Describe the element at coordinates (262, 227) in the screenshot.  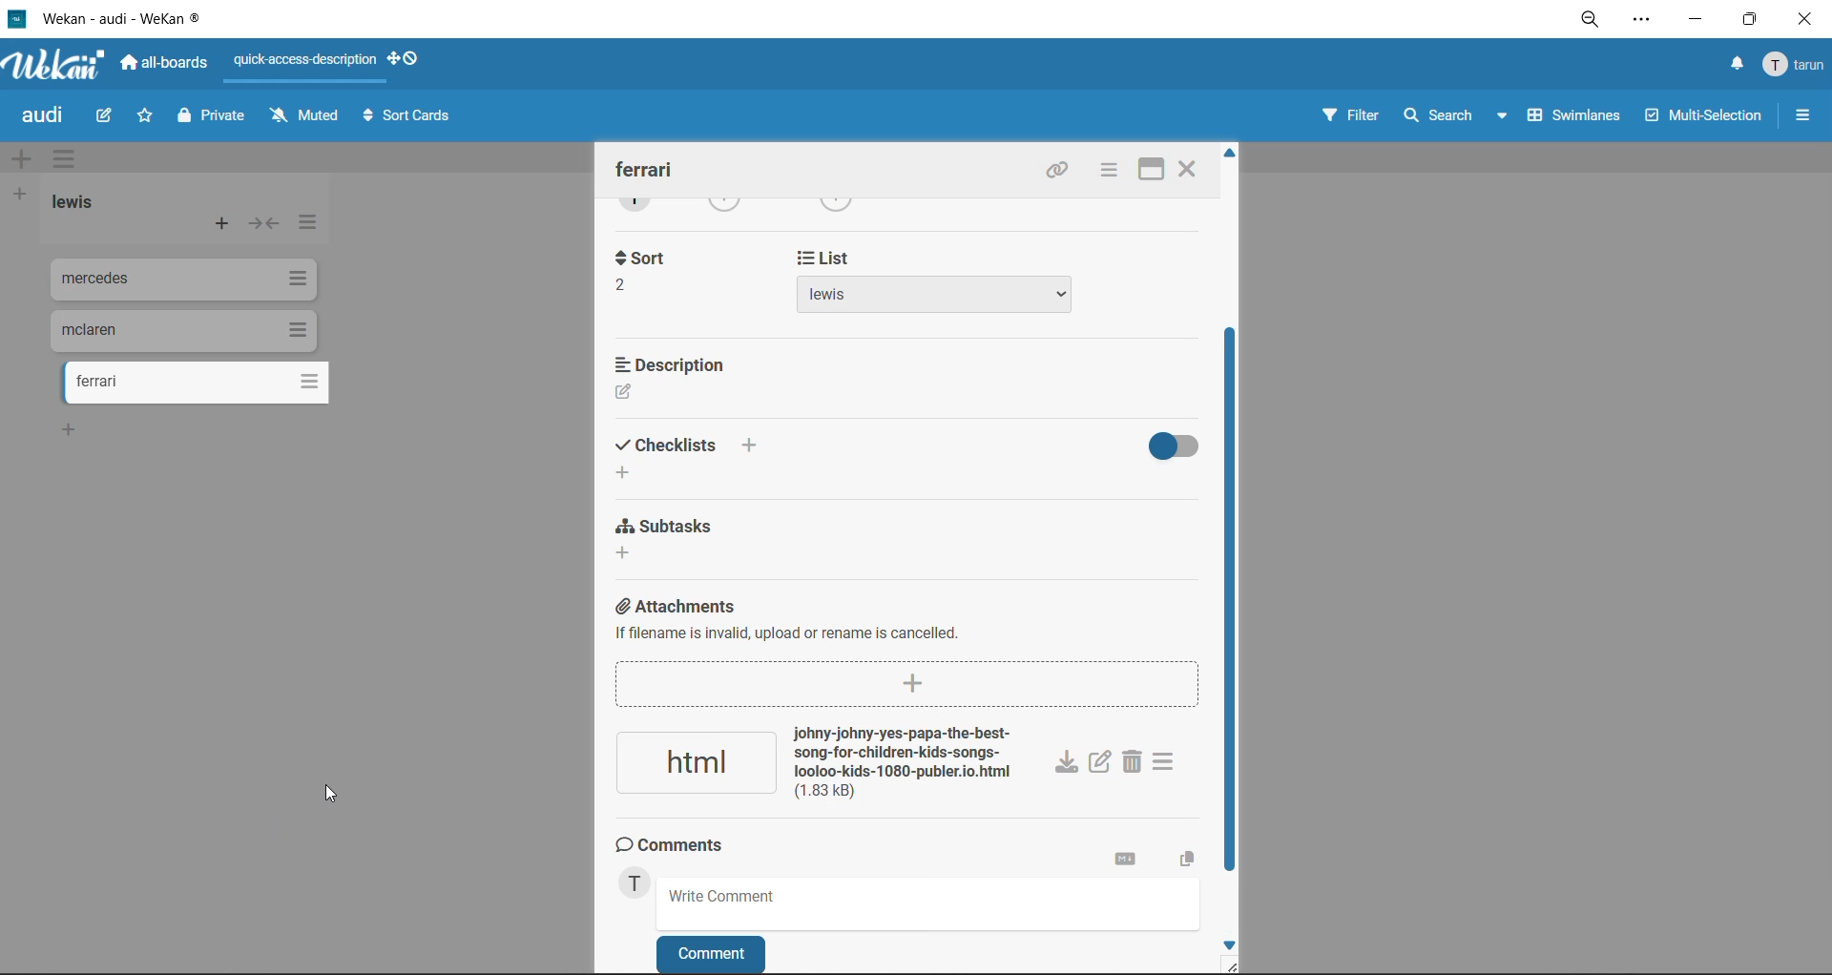
I see `collapse` at that location.